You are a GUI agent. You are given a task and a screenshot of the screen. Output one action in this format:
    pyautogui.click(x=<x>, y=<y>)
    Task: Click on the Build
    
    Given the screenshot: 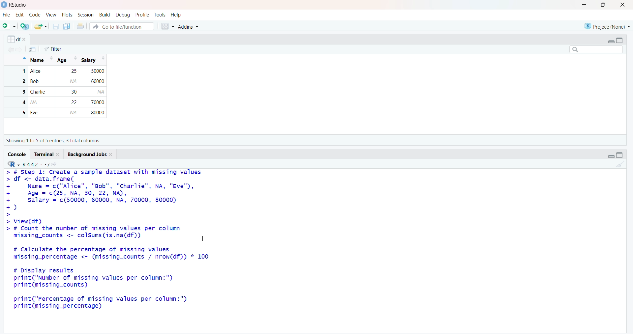 What is the action you would take?
    pyautogui.click(x=105, y=14)
    